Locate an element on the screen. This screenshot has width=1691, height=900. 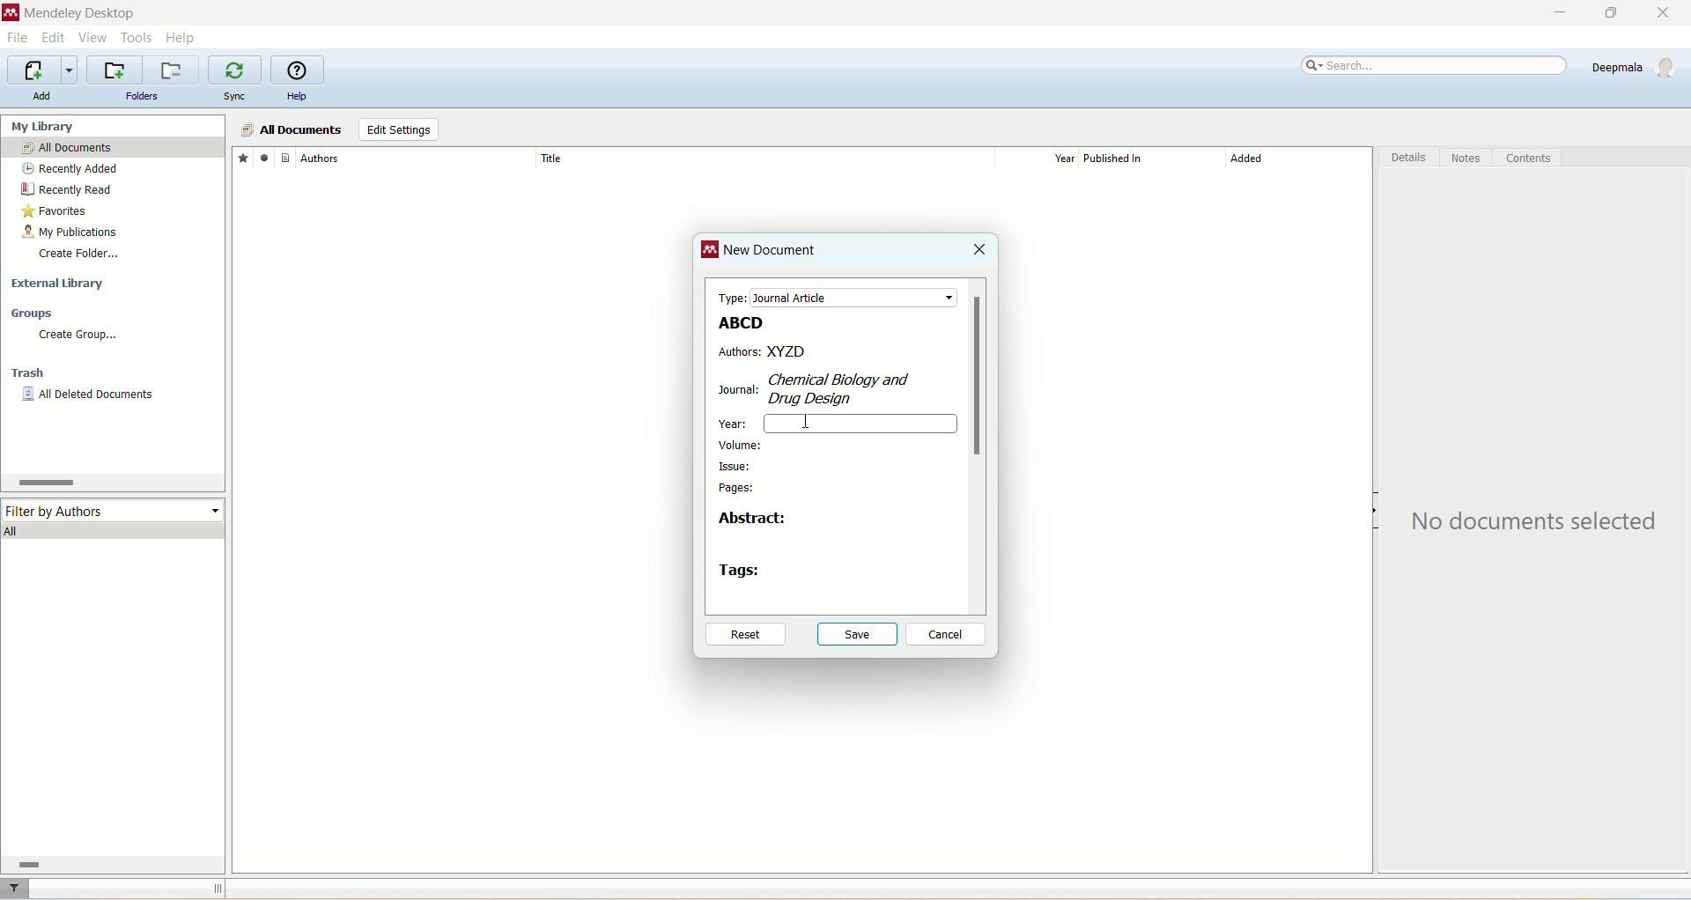
mendeley desktop is located at coordinates (78, 15).